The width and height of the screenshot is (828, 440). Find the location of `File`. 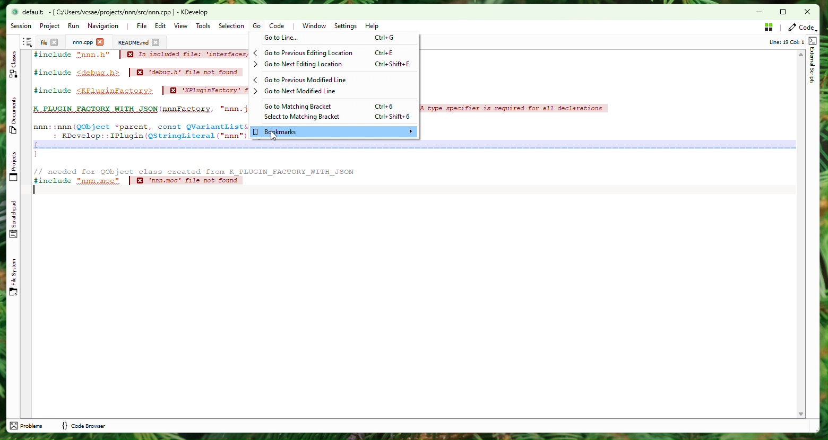

File is located at coordinates (42, 42).